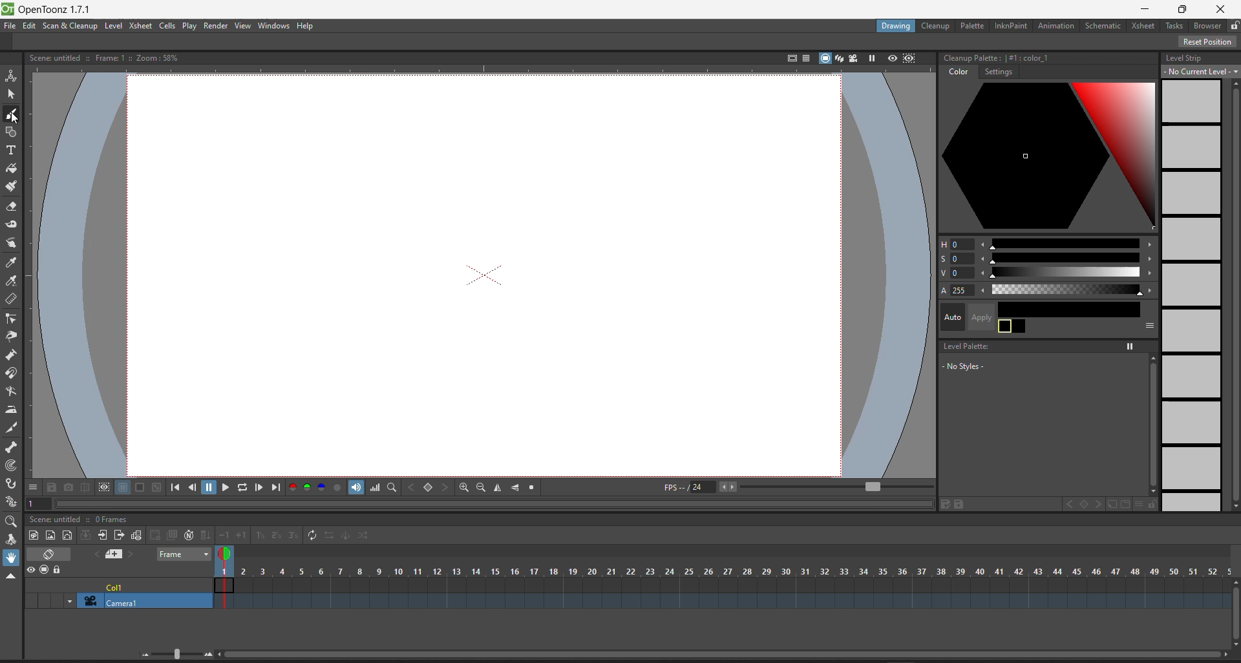 The image size is (1241, 663). Describe the element at coordinates (311, 534) in the screenshot. I see `repeat` at that location.